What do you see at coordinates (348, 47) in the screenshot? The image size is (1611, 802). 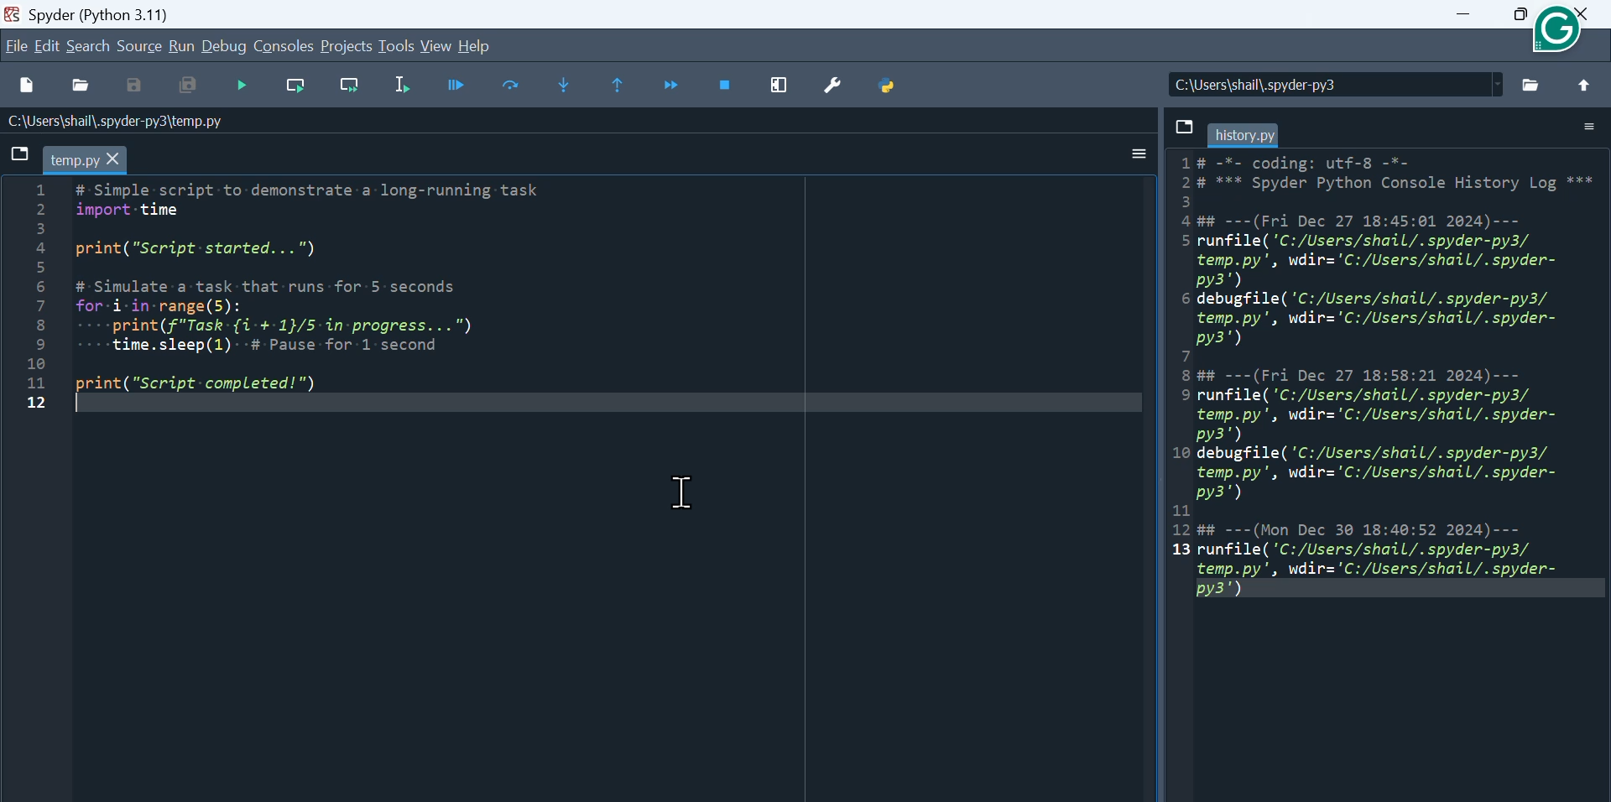 I see `Projects` at bounding box center [348, 47].